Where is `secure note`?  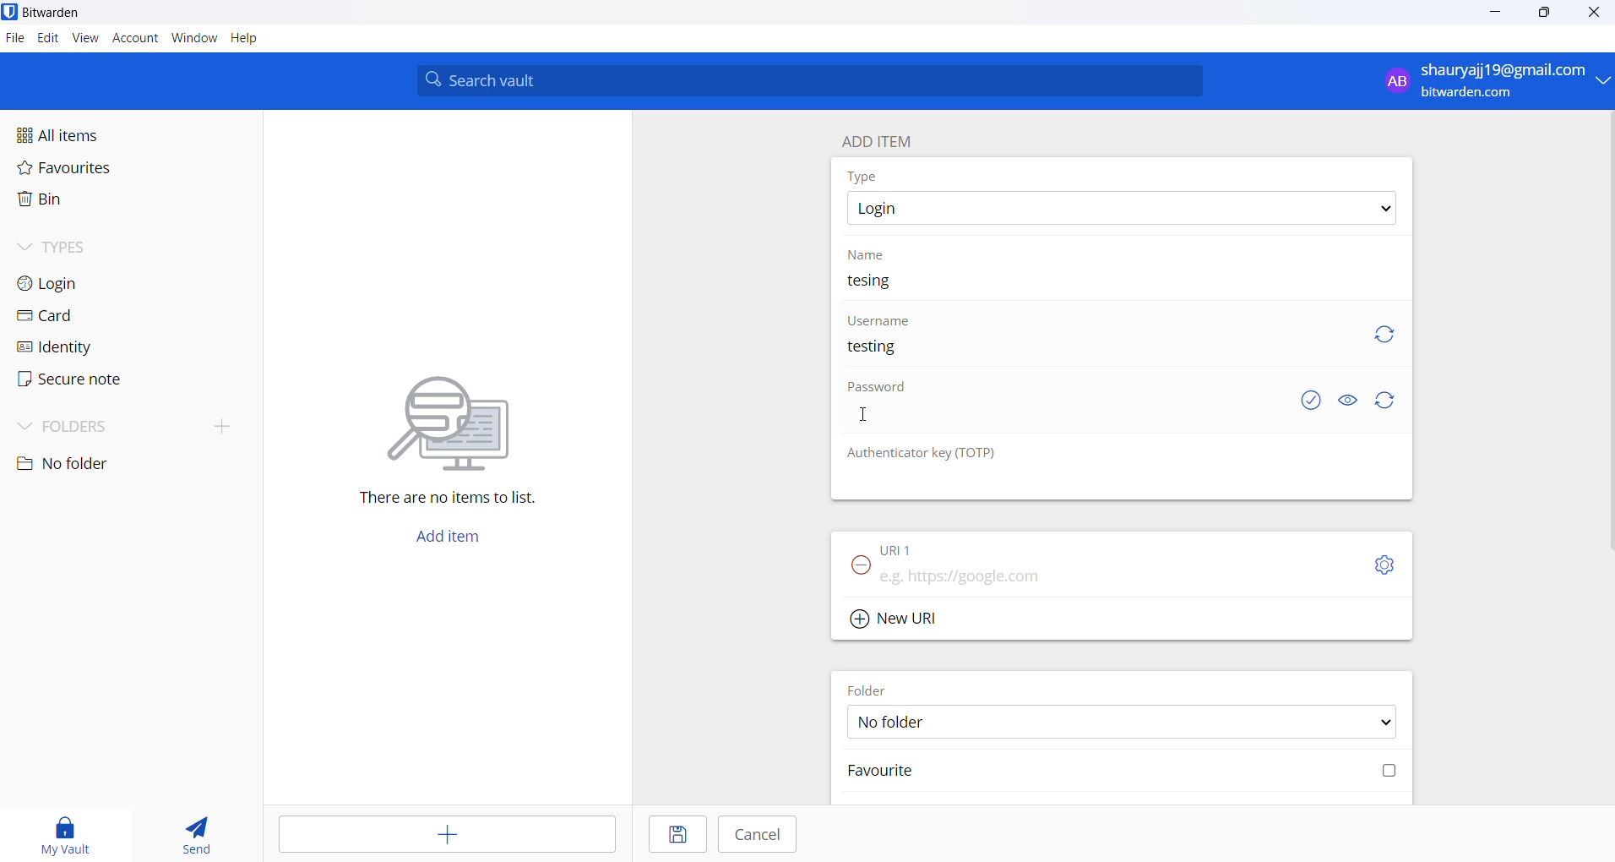 secure note is located at coordinates (68, 379).